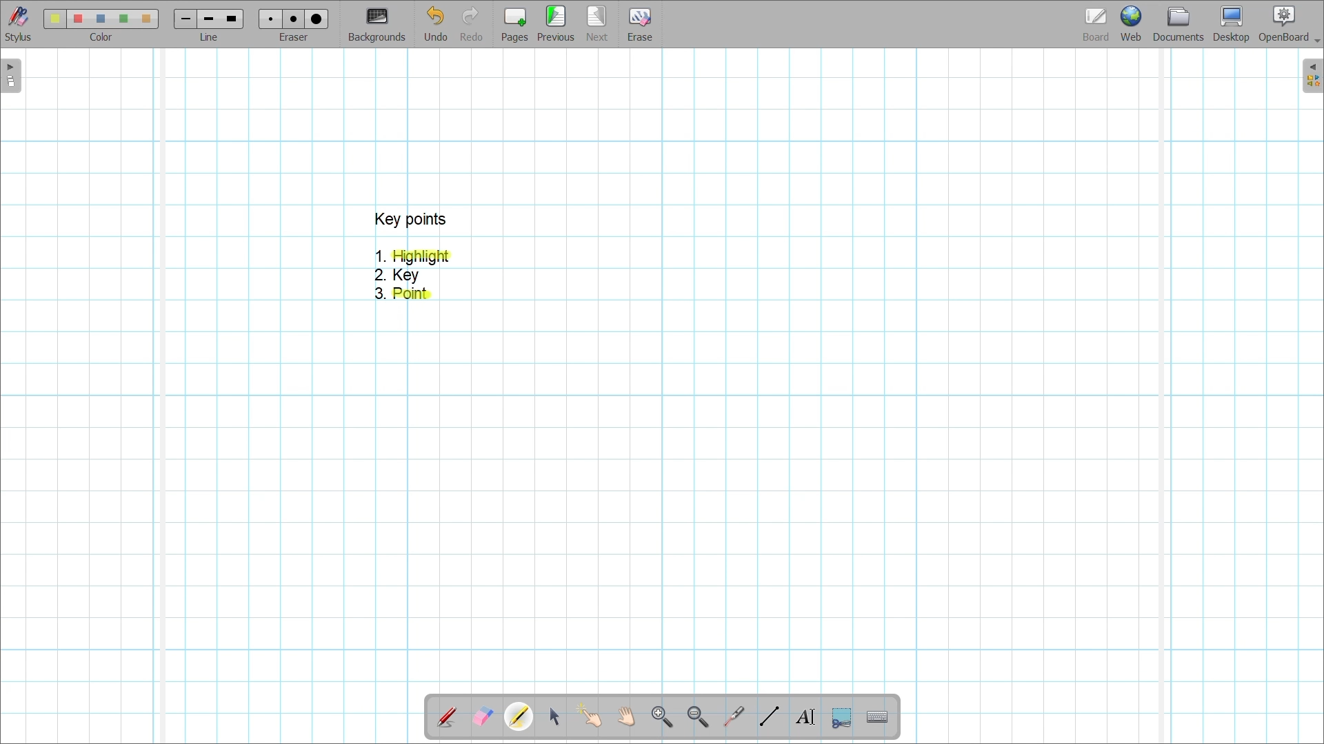  What do you see at coordinates (297, 38) in the screenshot?
I see `eraser` at bounding box center [297, 38].